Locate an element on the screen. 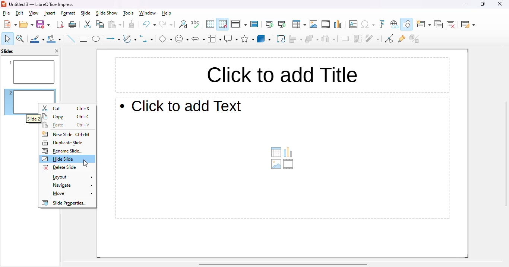 The width and height of the screenshot is (509, 267). flowchart is located at coordinates (215, 39).